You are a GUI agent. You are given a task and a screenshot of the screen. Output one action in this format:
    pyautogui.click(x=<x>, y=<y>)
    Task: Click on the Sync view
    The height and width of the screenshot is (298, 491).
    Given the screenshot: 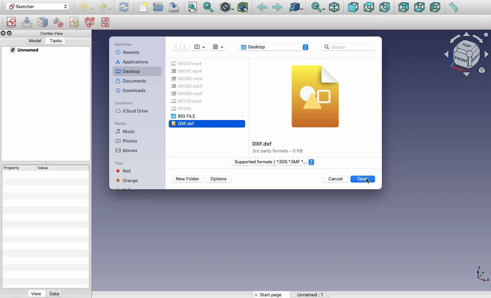 What is the action you would take?
    pyautogui.click(x=319, y=7)
    